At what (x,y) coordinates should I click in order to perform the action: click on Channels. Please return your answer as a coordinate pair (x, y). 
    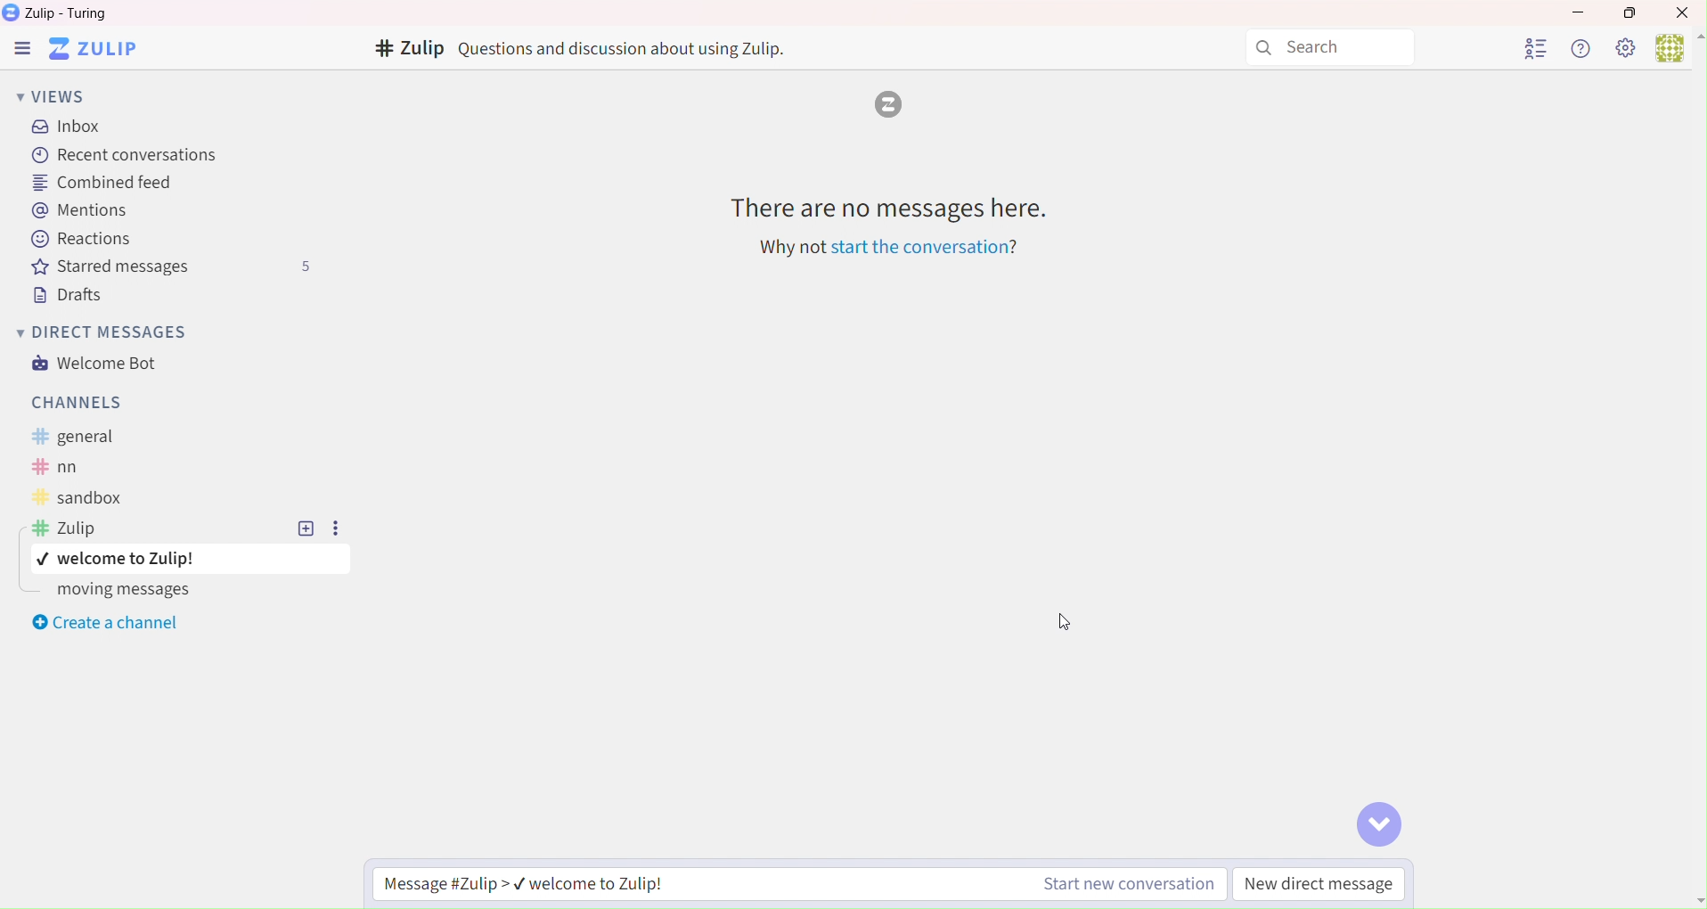
    Looking at the image, I should click on (70, 403).